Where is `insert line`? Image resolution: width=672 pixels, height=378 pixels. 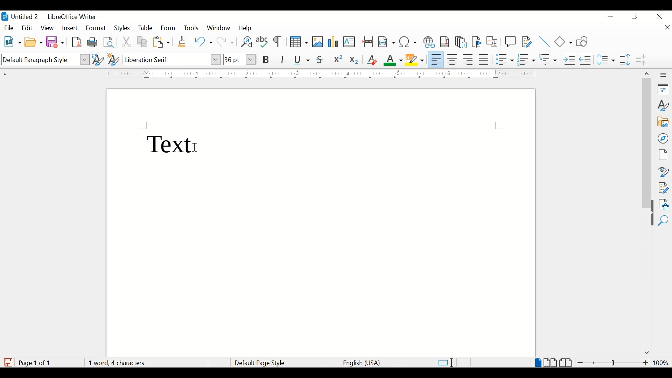 insert line is located at coordinates (545, 42).